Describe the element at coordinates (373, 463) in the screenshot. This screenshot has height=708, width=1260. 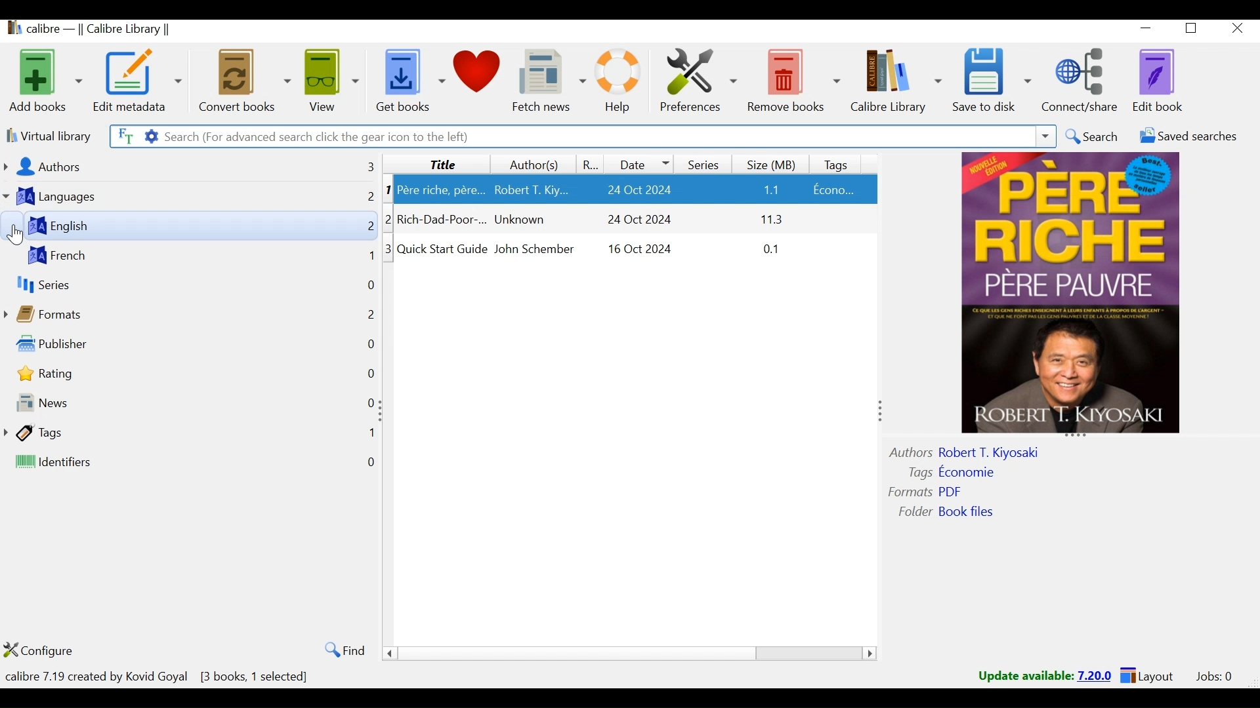
I see `0` at that location.